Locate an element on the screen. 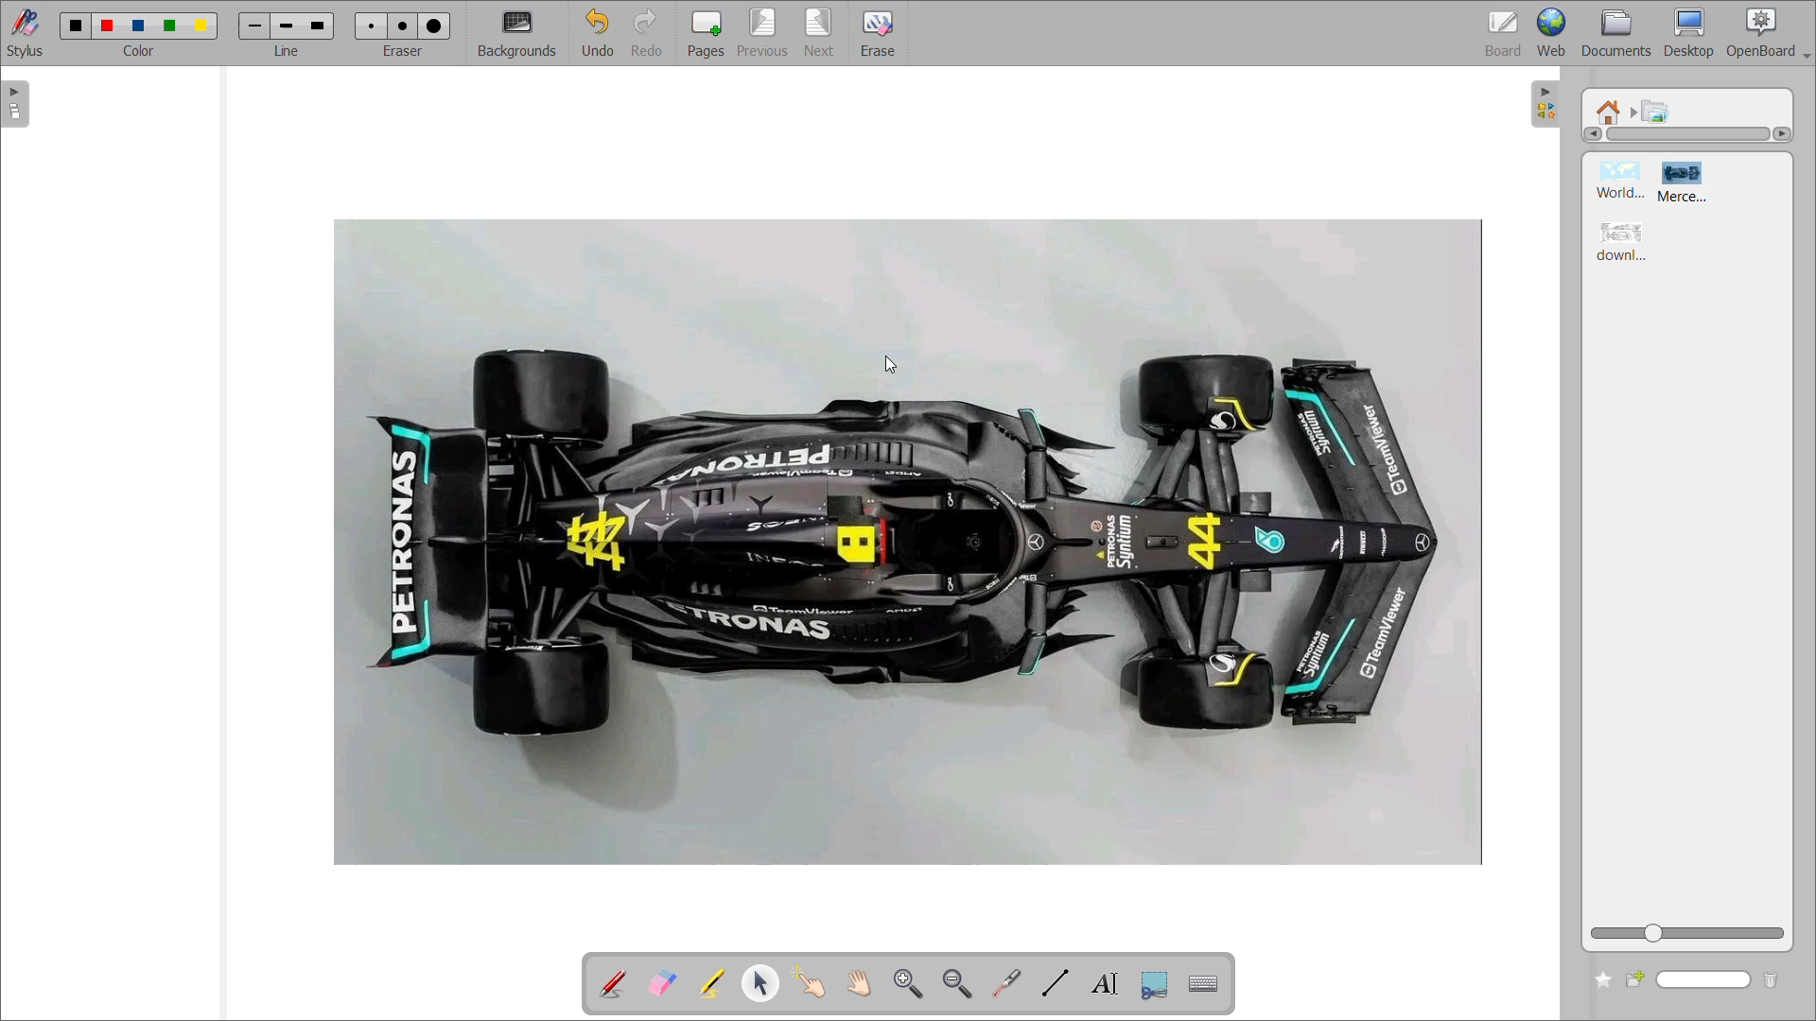 The image size is (1816, 1021). documents is located at coordinates (1616, 30).